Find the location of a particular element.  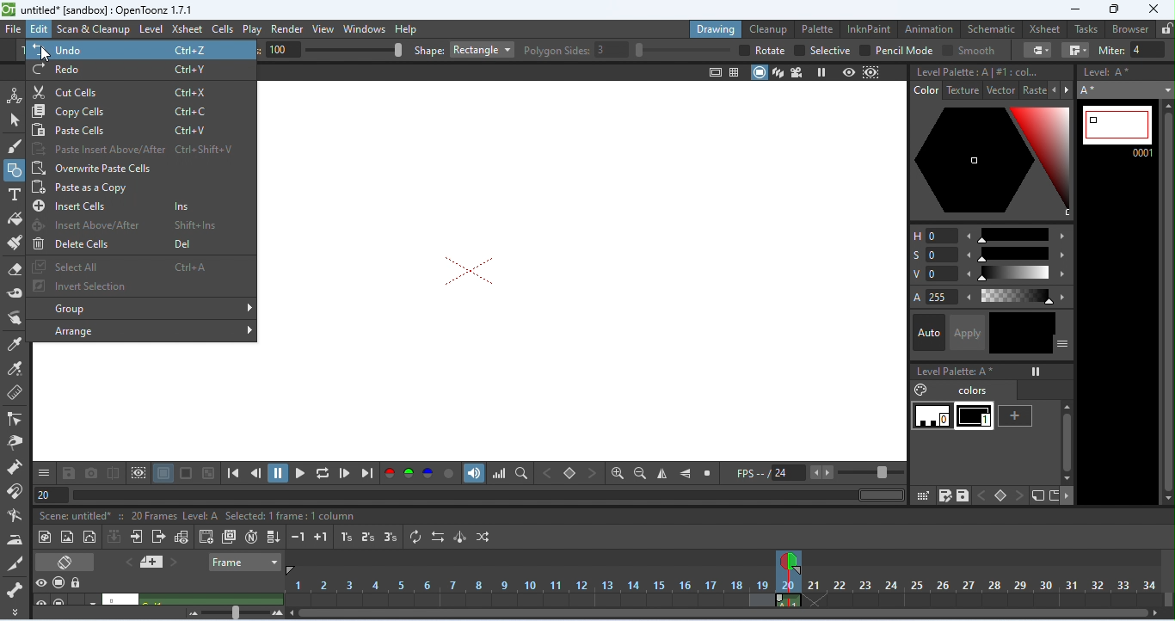

previous key is located at coordinates (545, 474).